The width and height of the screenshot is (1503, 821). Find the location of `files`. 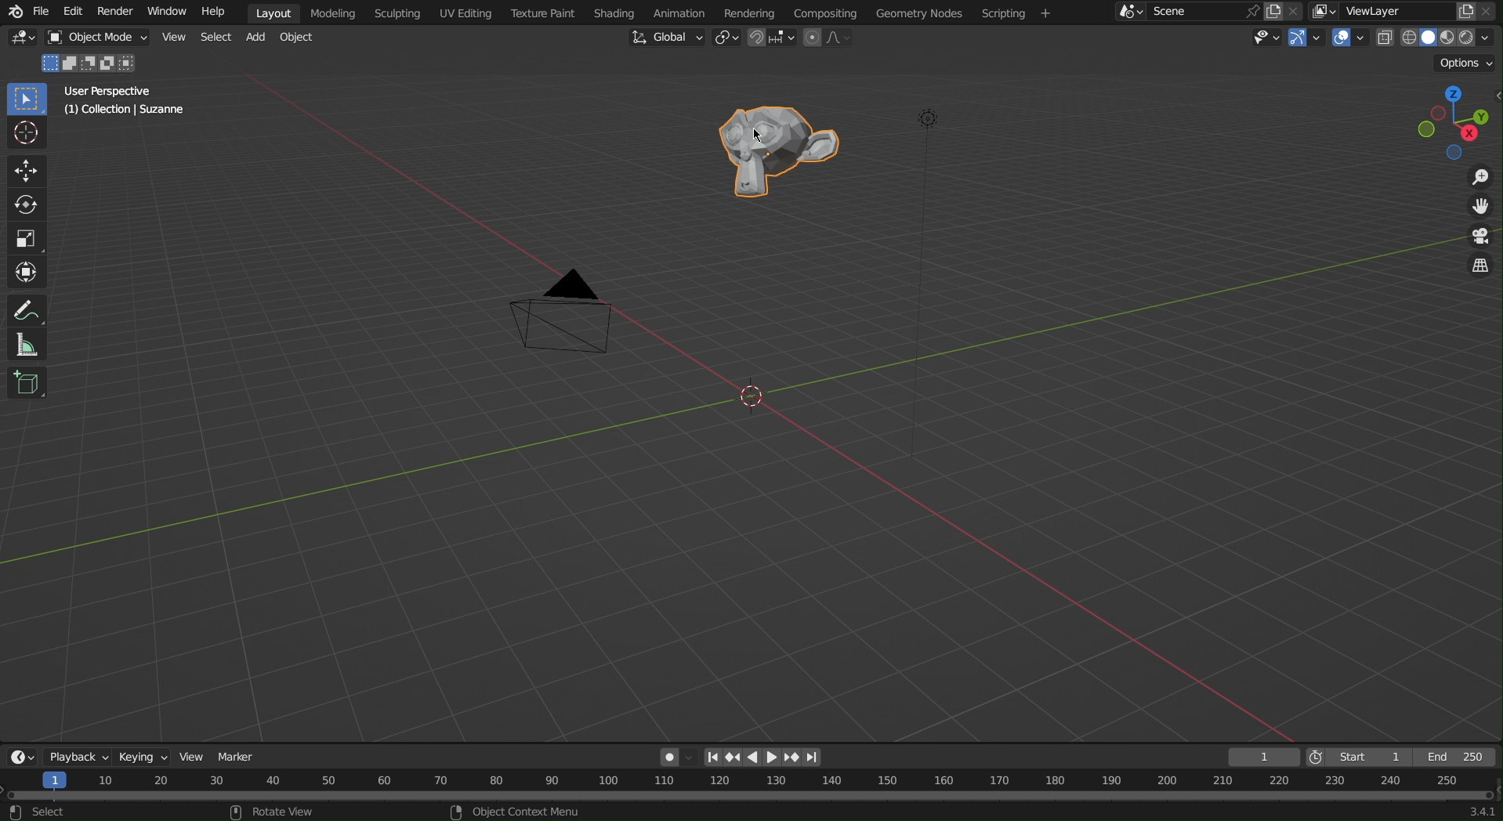

files is located at coordinates (1465, 12).